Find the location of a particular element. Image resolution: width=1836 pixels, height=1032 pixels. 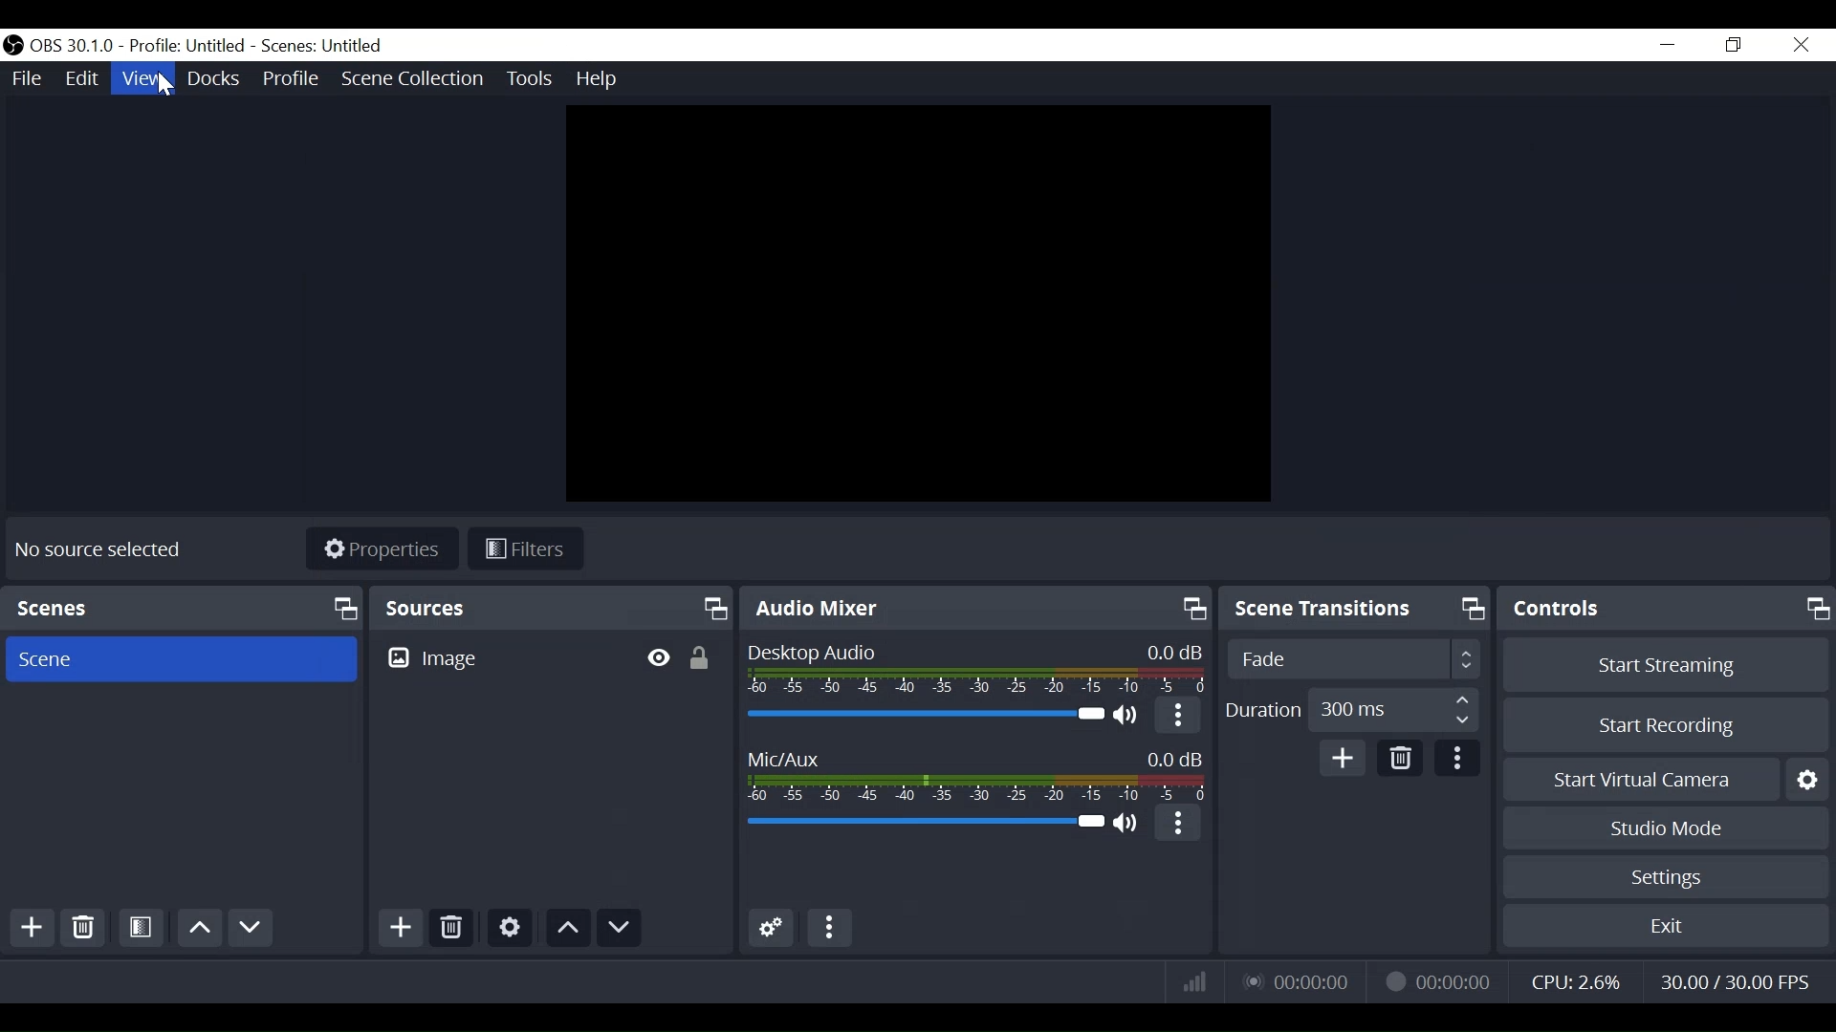

Open Scene Filter is located at coordinates (140, 929).